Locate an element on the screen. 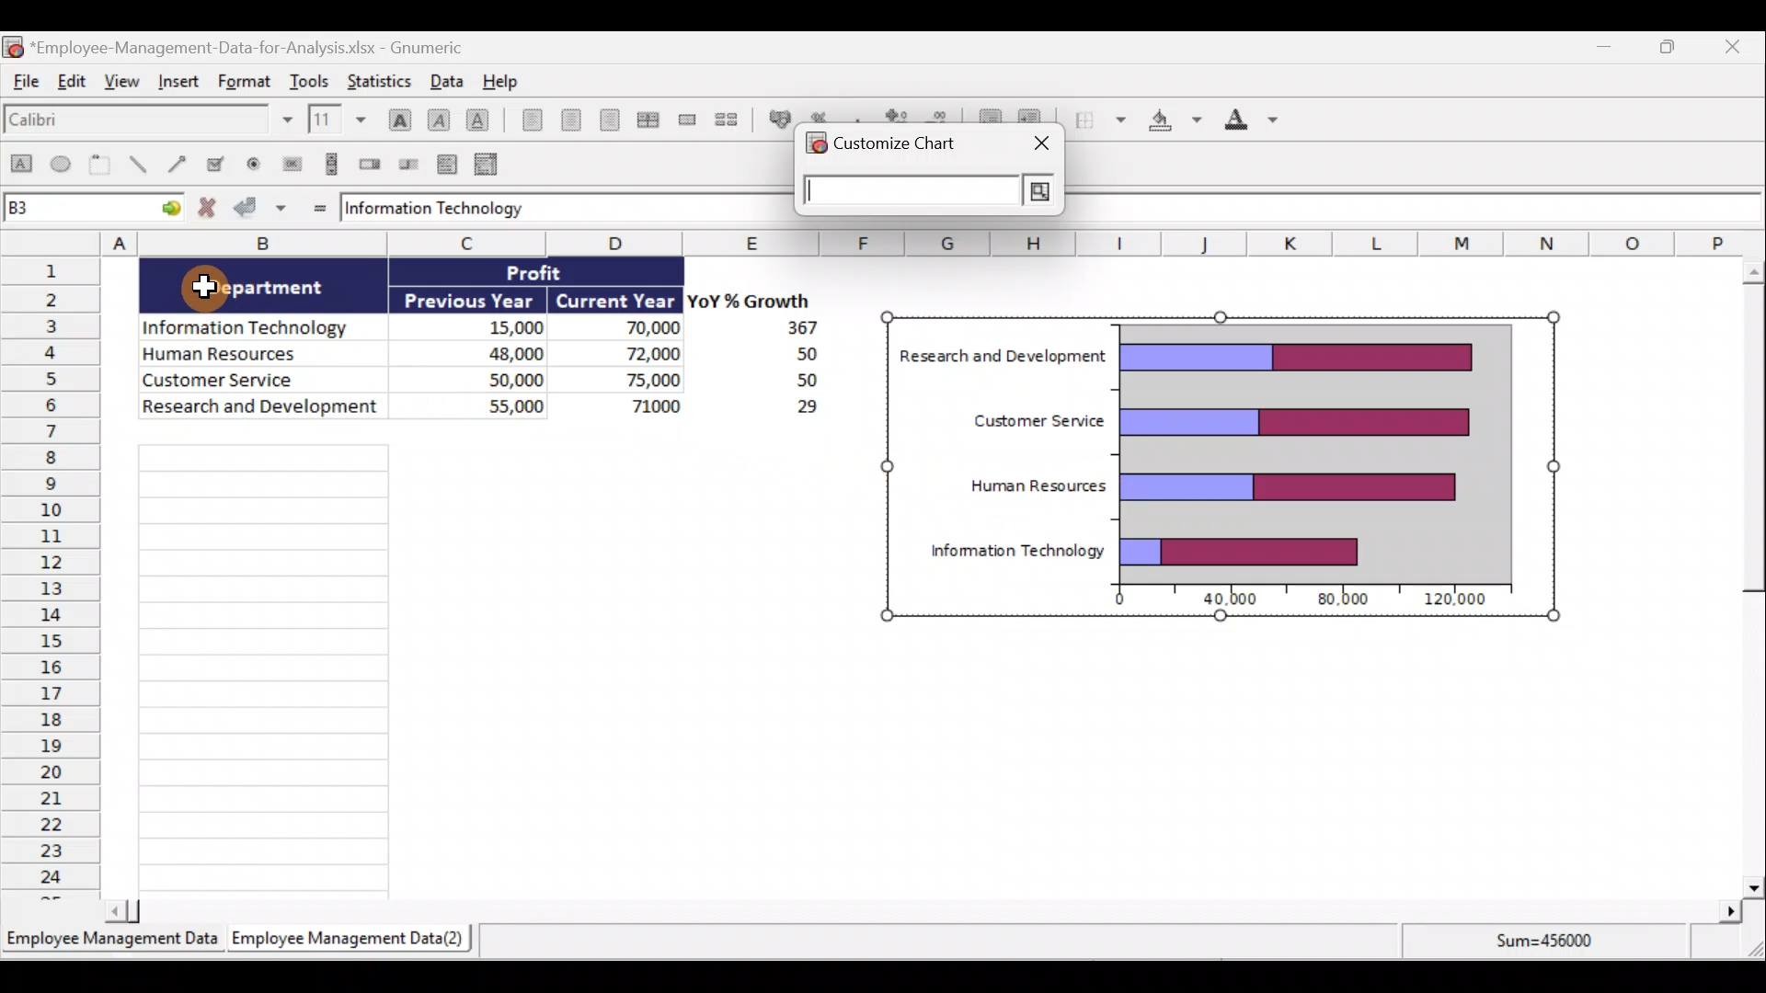 The width and height of the screenshot is (1766, 993). Align left is located at coordinates (532, 120).